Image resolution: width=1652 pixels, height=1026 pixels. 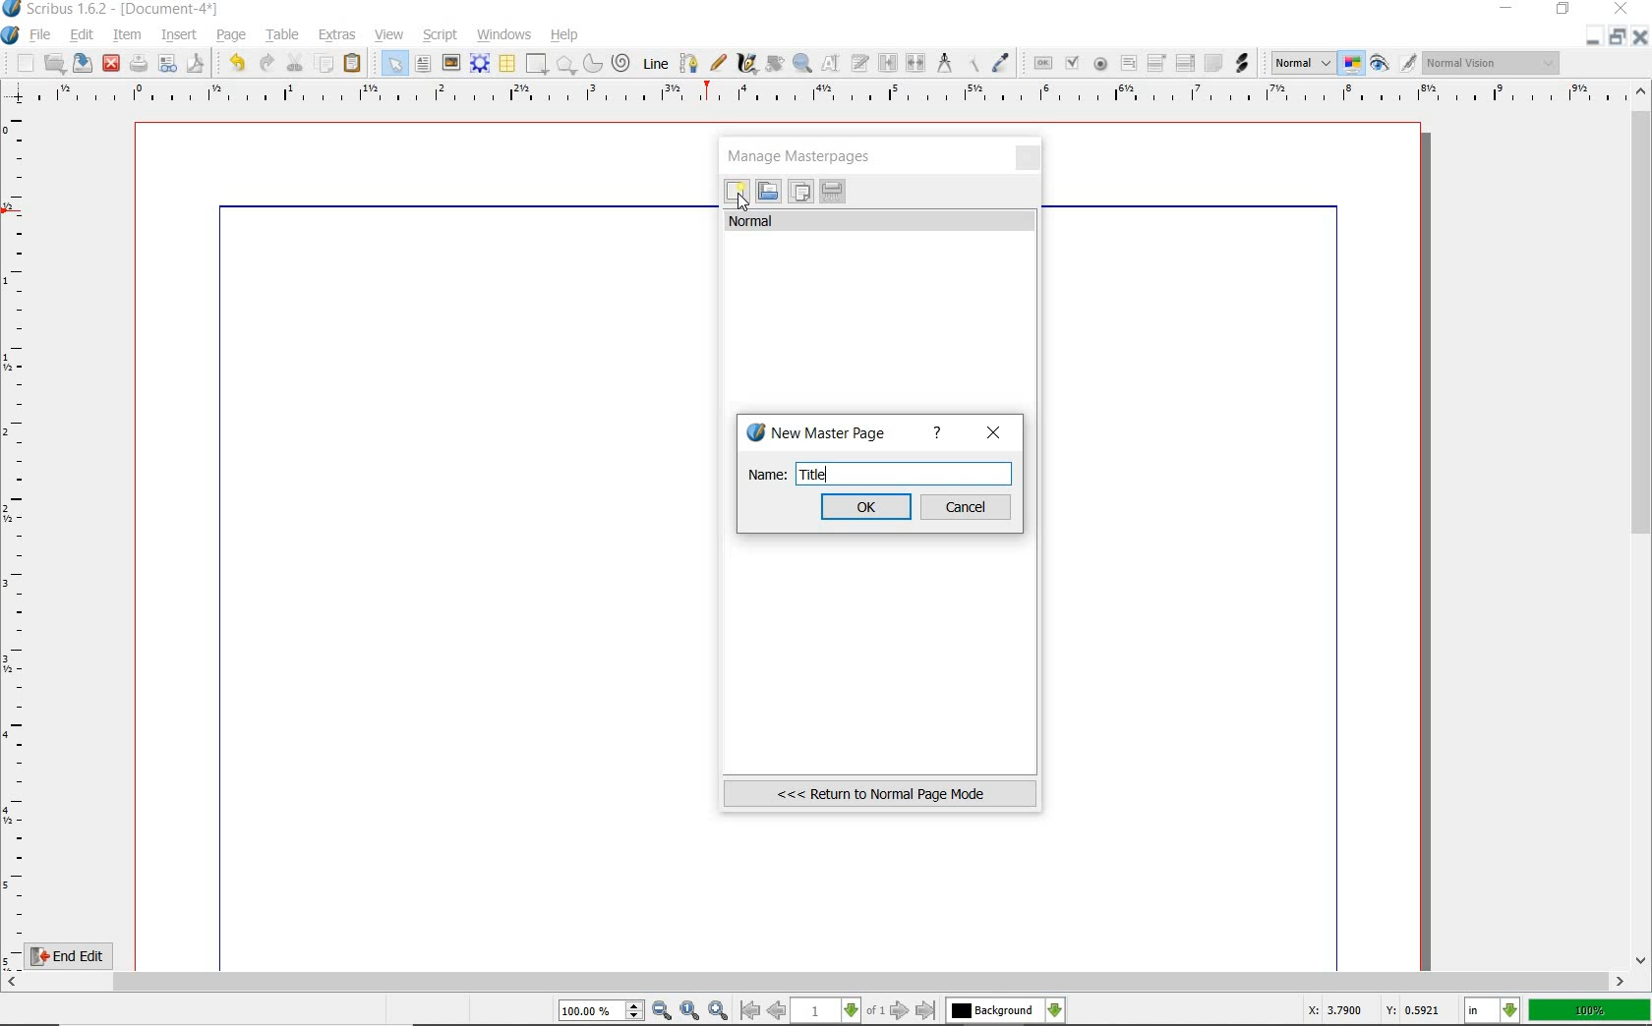 I want to click on insert, so click(x=178, y=34).